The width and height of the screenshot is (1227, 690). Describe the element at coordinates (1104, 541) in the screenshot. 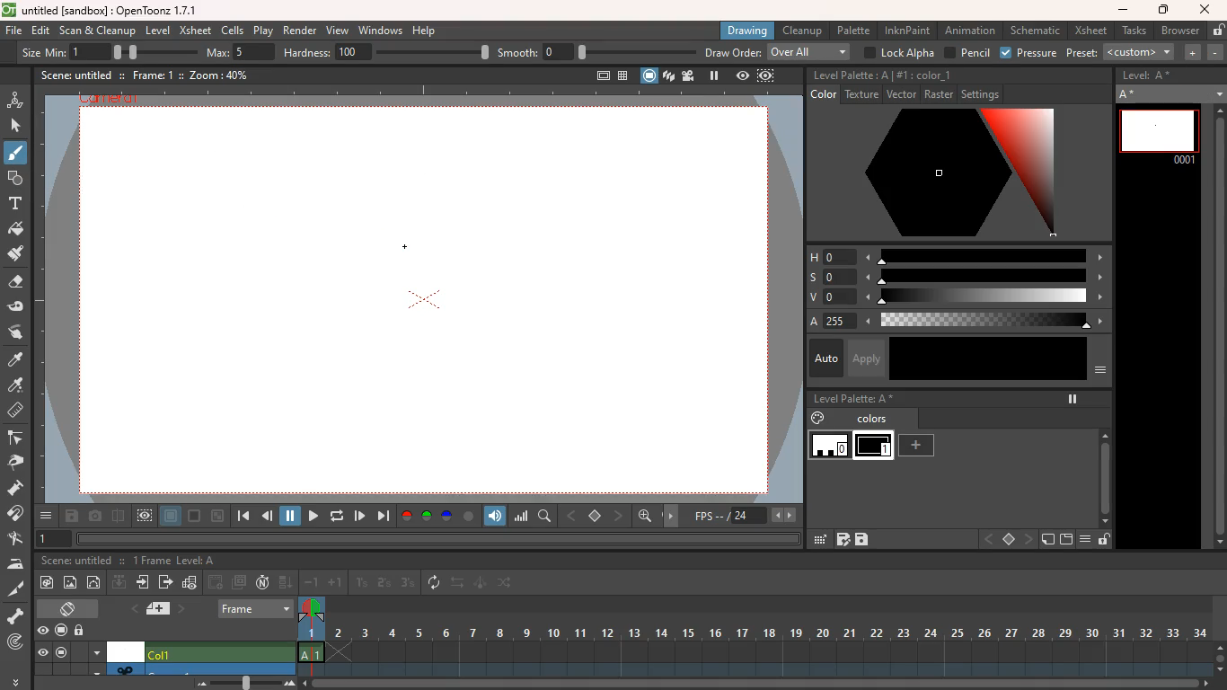

I see `unlock` at that location.